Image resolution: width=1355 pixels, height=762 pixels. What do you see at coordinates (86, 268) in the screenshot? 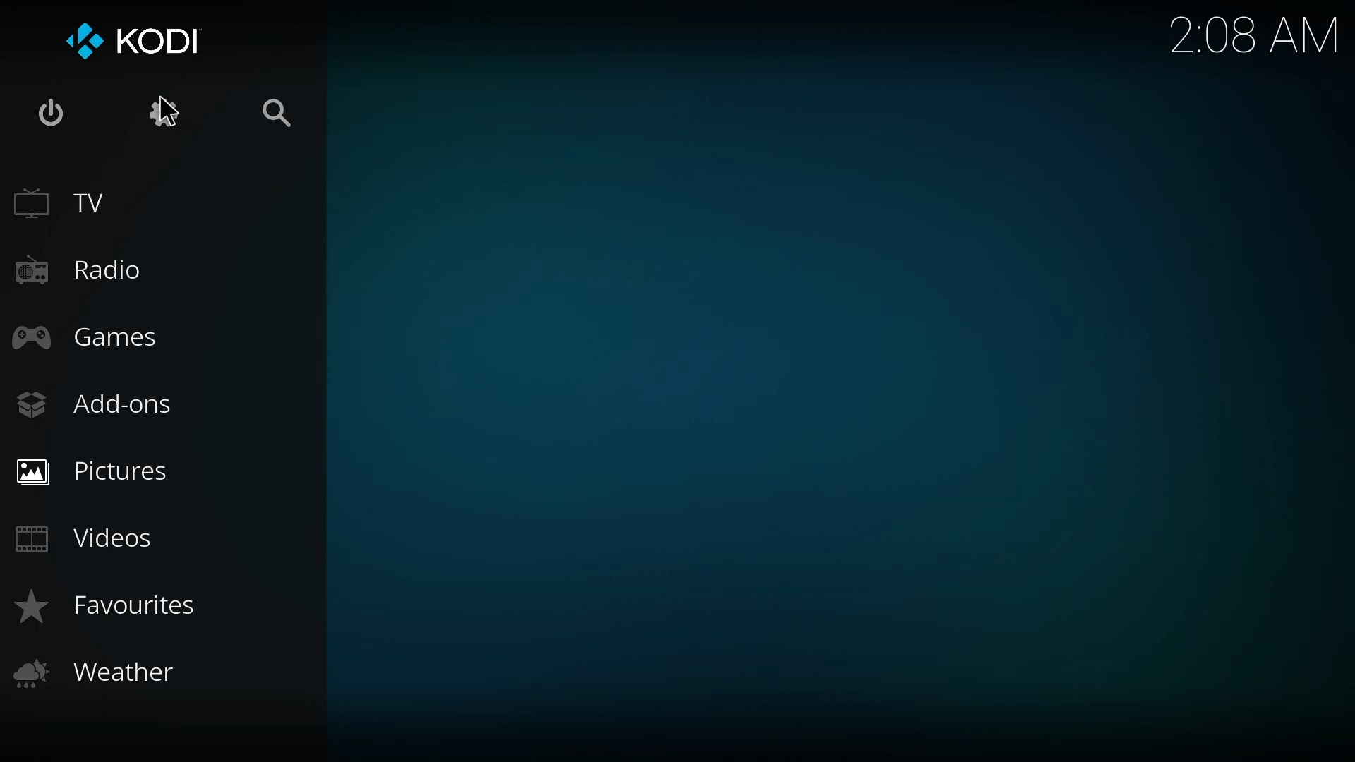
I see `radio` at bounding box center [86, 268].